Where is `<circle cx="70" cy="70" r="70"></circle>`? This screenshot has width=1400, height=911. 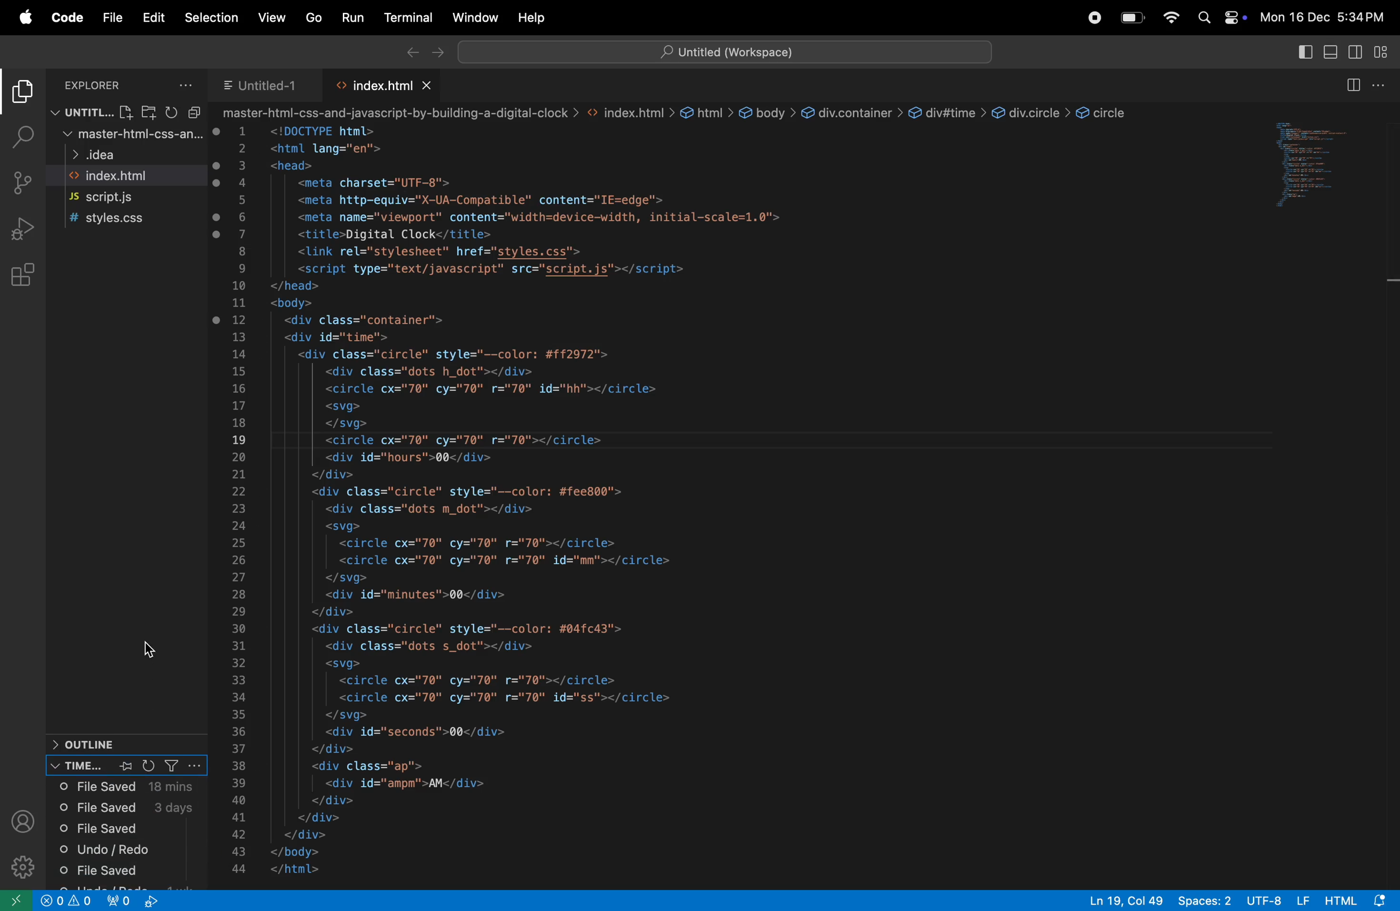
<circle cx="70" cy="70" r="70"></circle> is located at coordinates (493, 679).